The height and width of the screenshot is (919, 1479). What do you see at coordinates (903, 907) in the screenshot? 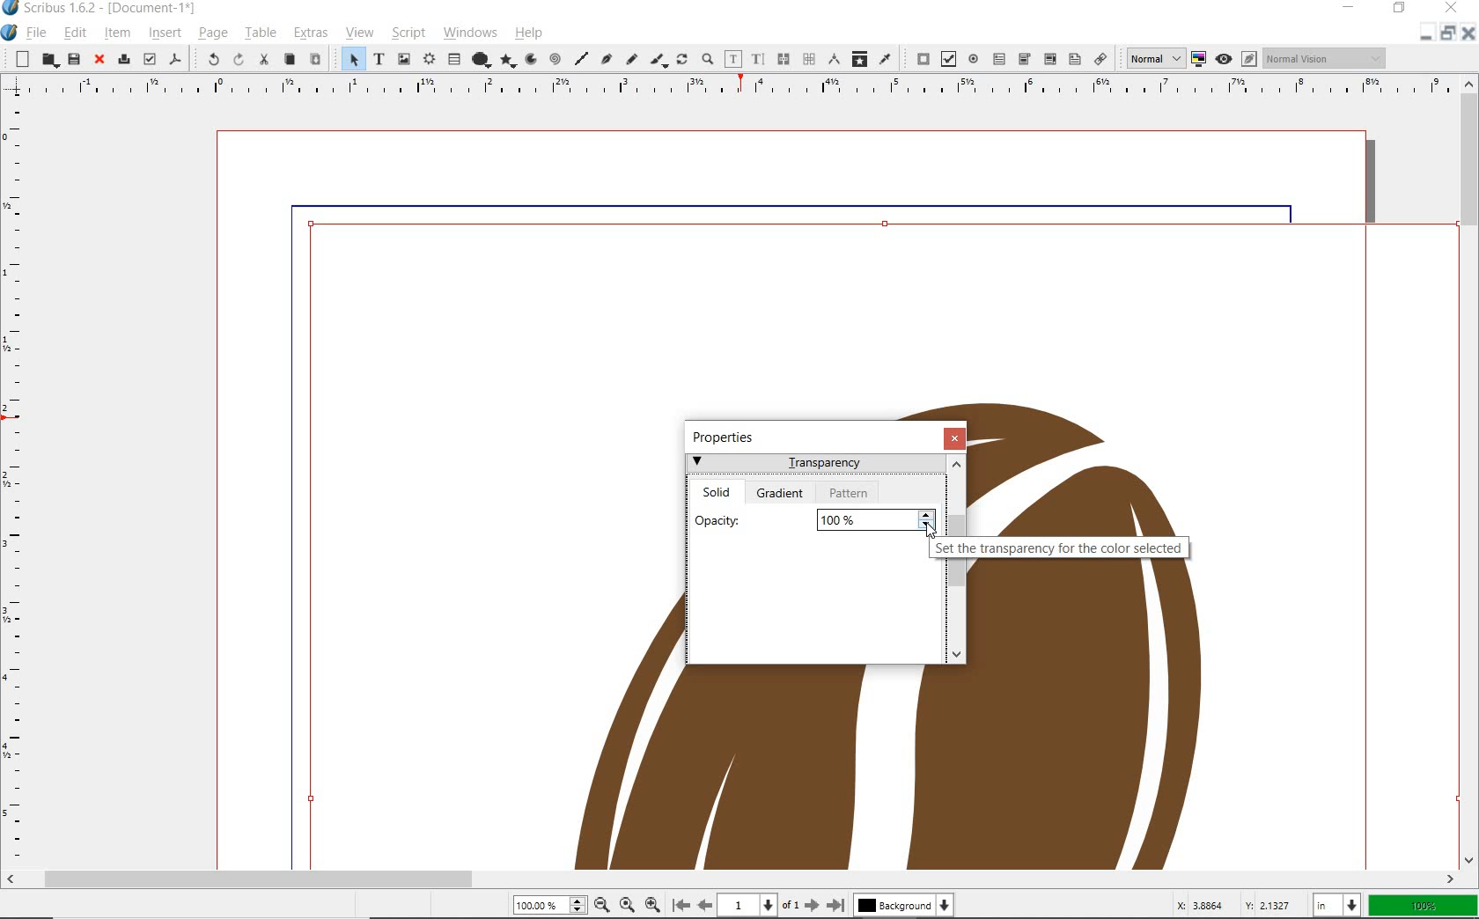
I see `Background` at bounding box center [903, 907].